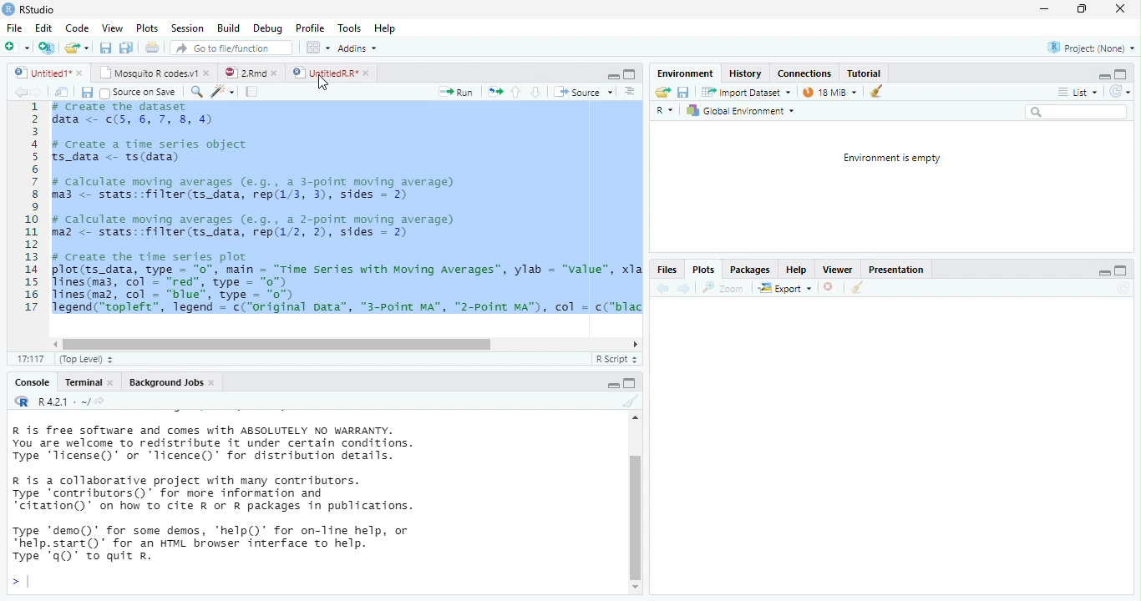  What do you see at coordinates (317, 48) in the screenshot?
I see `wrokspace pan` at bounding box center [317, 48].